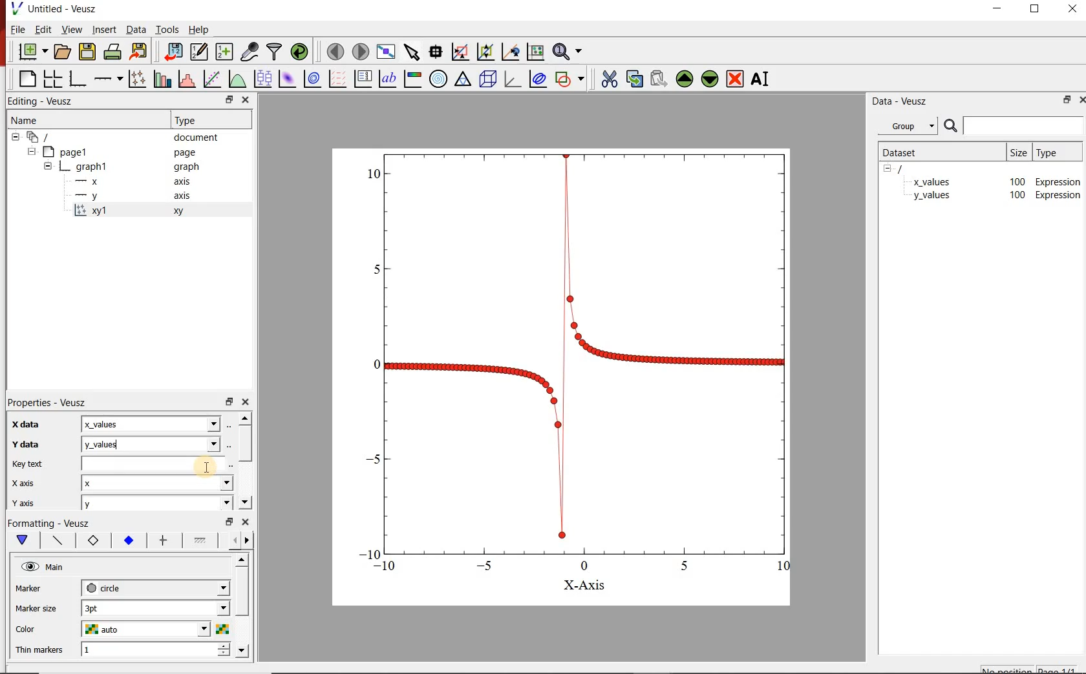 The image size is (1086, 674). Describe the element at coordinates (364, 78) in the screenshot. I see `plot key` at that location.